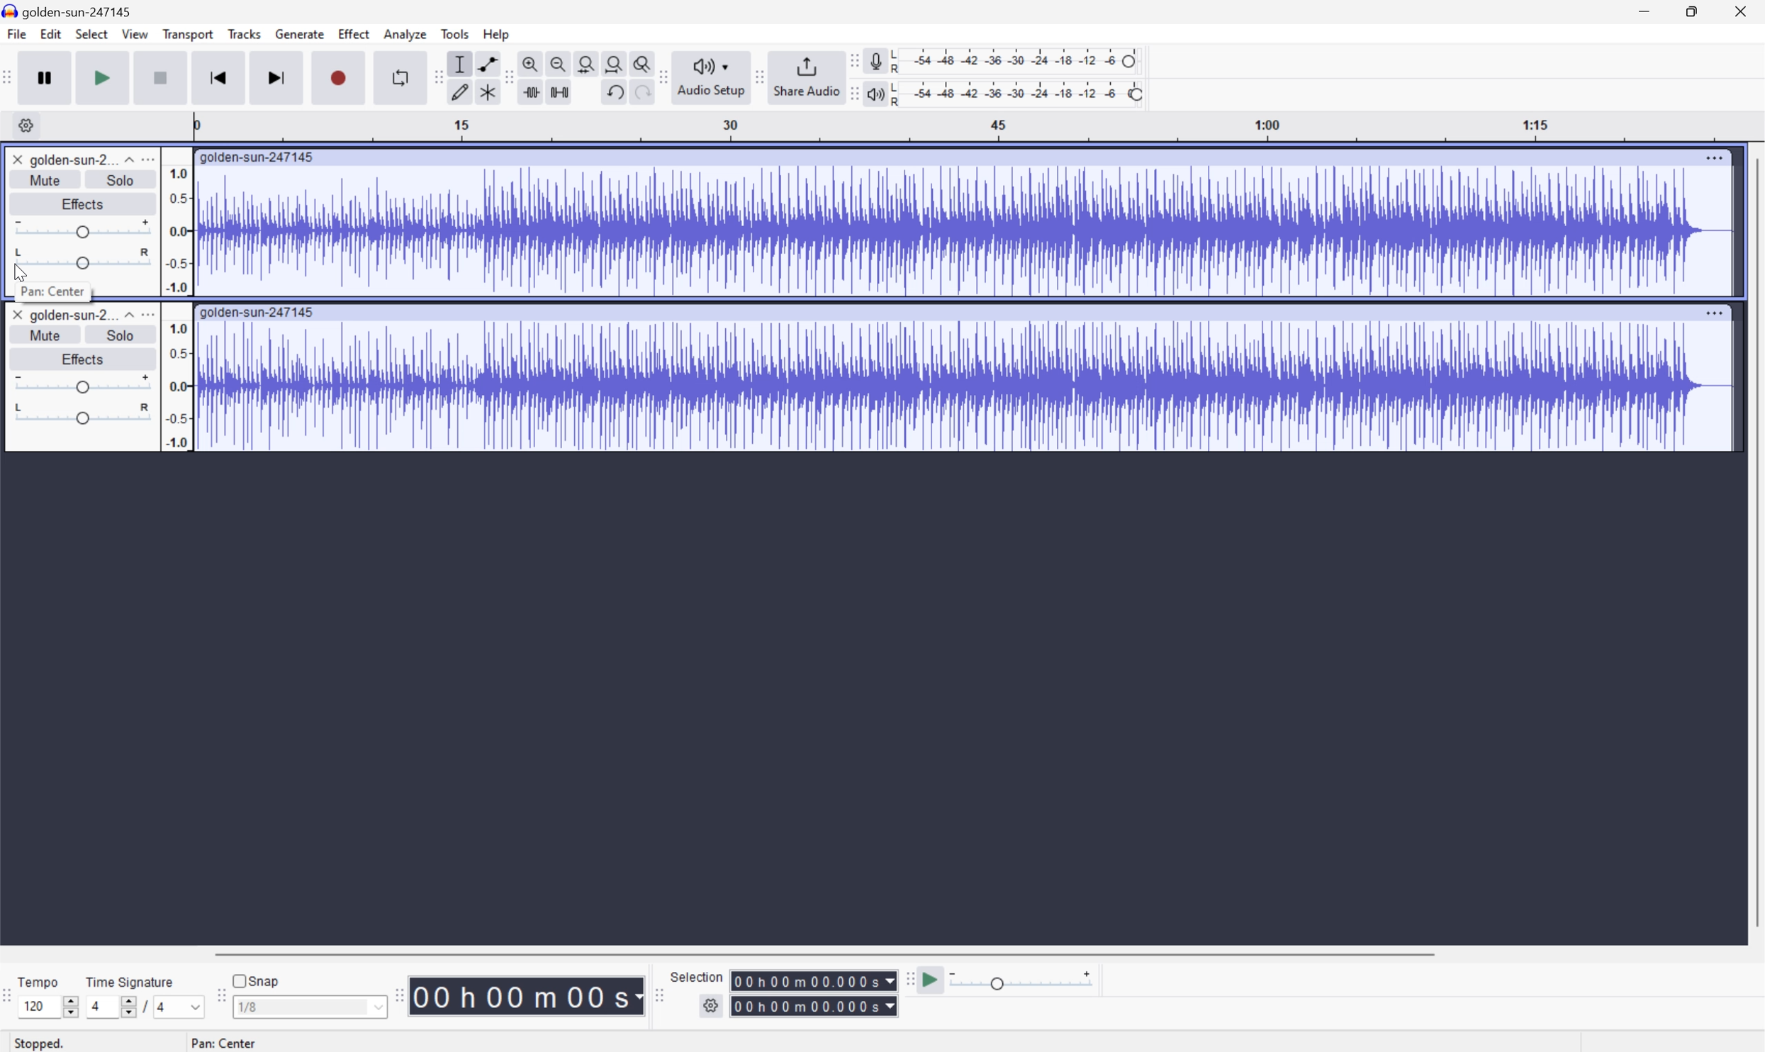  What do you see at coordinates (712, 1005) in the screenshot?
I see `settings` at bounding box center [712, 1005].